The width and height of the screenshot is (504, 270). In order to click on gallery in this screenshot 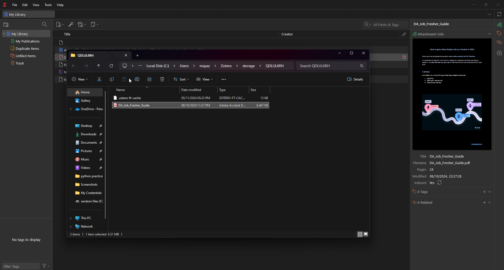, I will do `click(85, 101)`.